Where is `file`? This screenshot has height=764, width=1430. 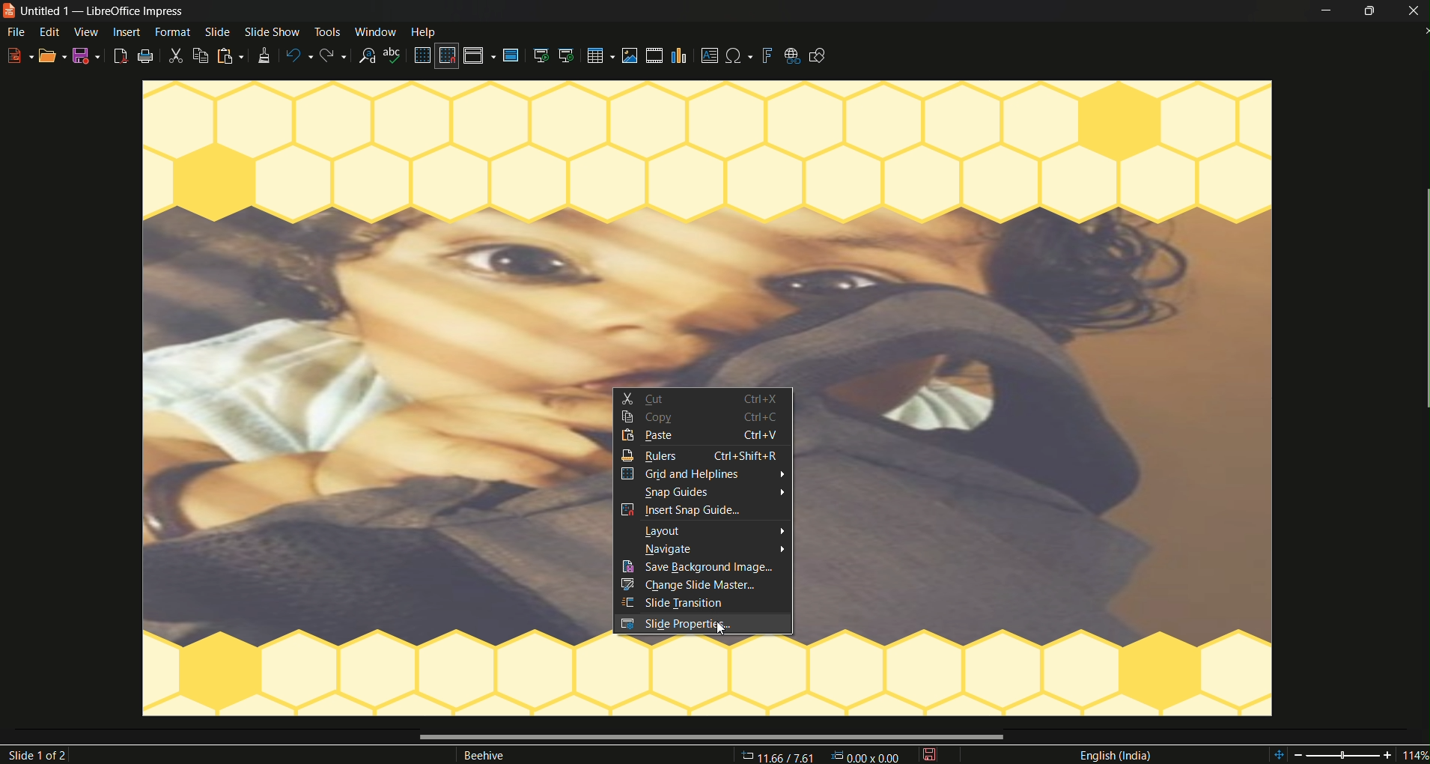
file is located at coordinates (15, 31).